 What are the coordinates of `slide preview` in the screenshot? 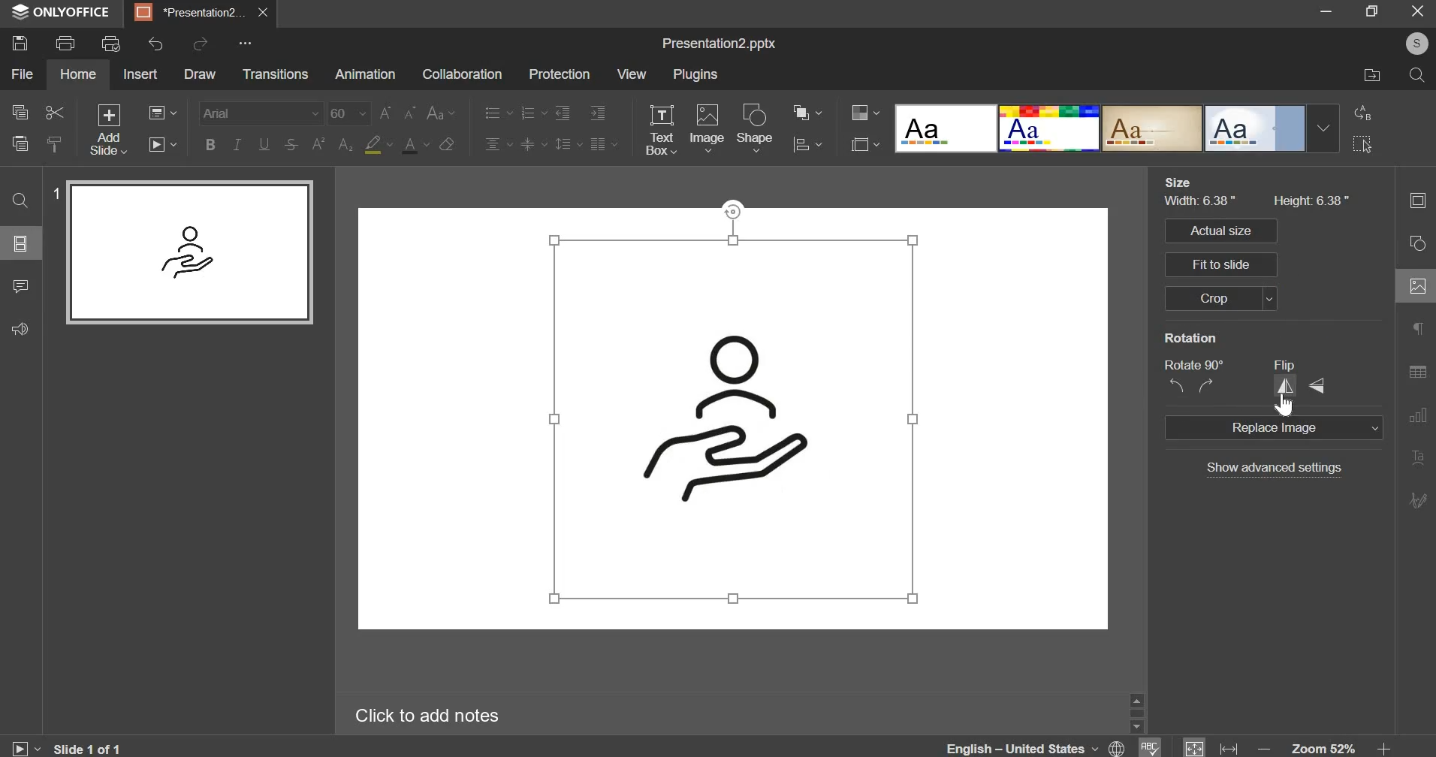 It's located at (187, 252).